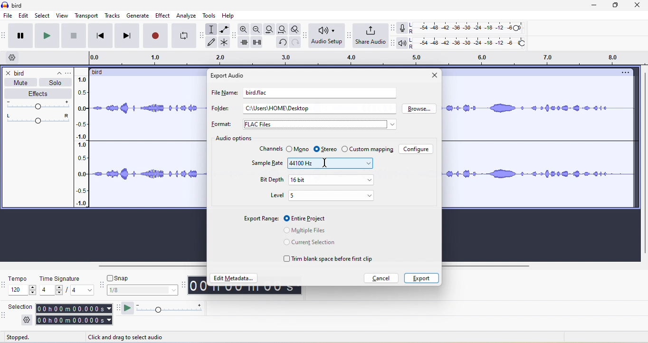 This screenshot has width=648, height=343. I want to click on file name, so click(223, 95).